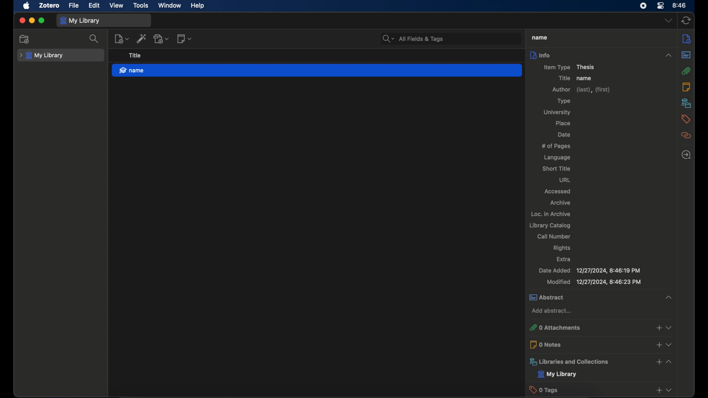 This screenshot has height=398, width=708. Describe the element at coordinates (564, 135) in the screenshot. I see `date` at that location.